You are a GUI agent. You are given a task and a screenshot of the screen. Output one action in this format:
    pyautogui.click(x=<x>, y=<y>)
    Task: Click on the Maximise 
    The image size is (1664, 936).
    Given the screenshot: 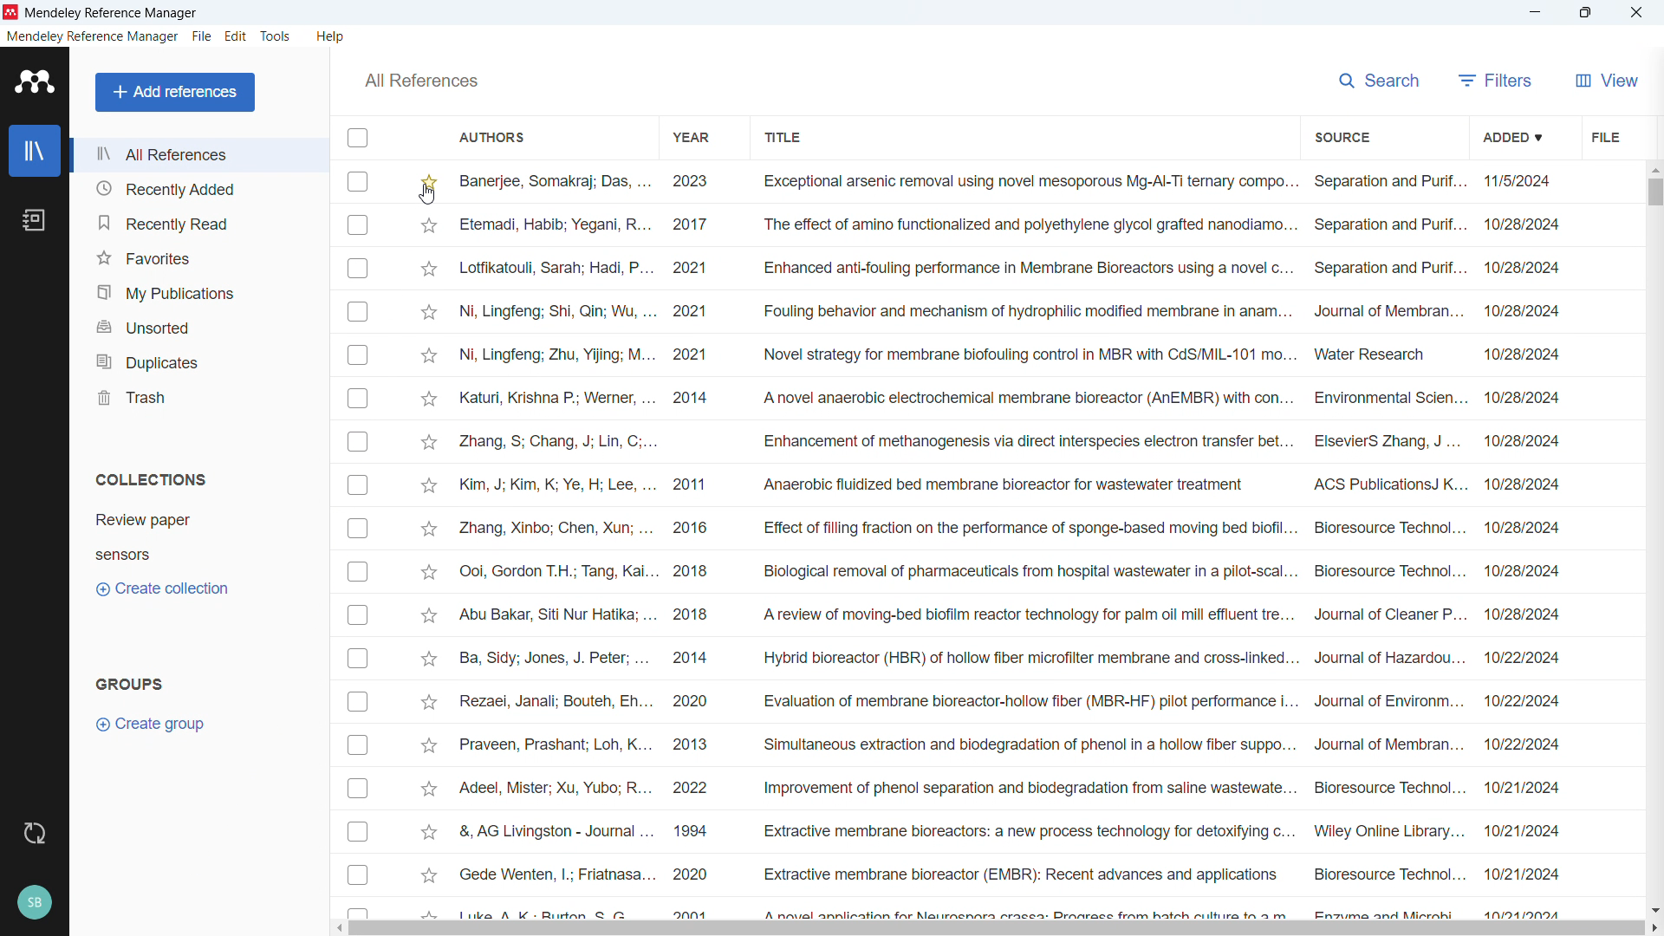 What is the action you would take?
    pyautogui.click(x=1585, y=13)
    